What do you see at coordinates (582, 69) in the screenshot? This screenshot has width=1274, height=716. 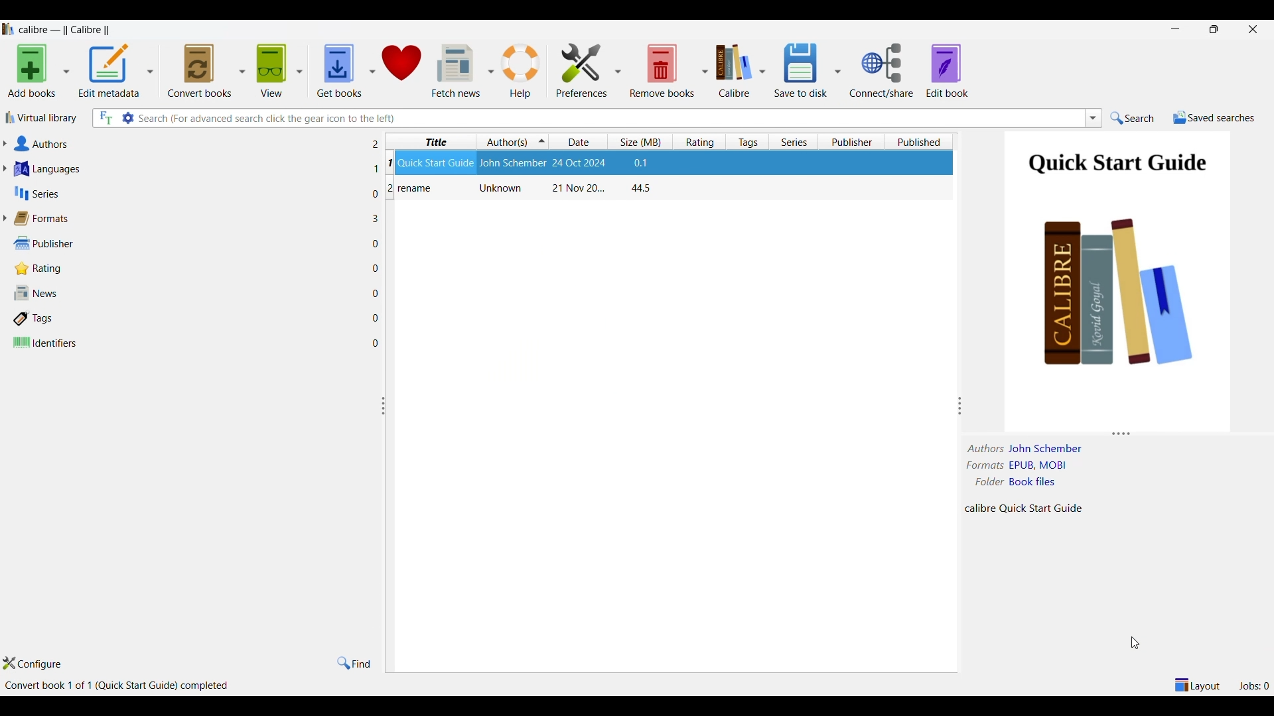 I see `Preferences` at bounding box center [582, 69].